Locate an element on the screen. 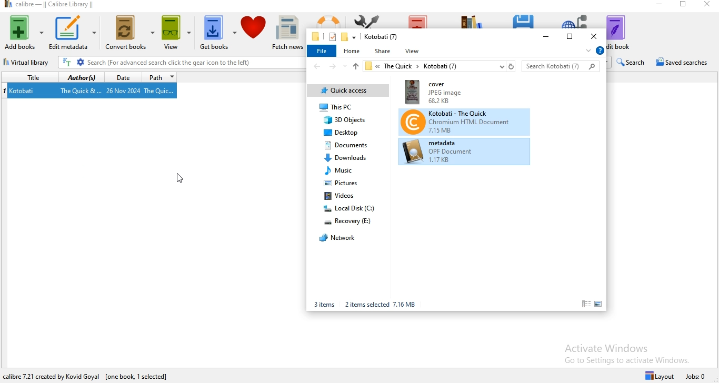 This screenshot has width=719, height=383. layout is located at coordinates (658, 375).